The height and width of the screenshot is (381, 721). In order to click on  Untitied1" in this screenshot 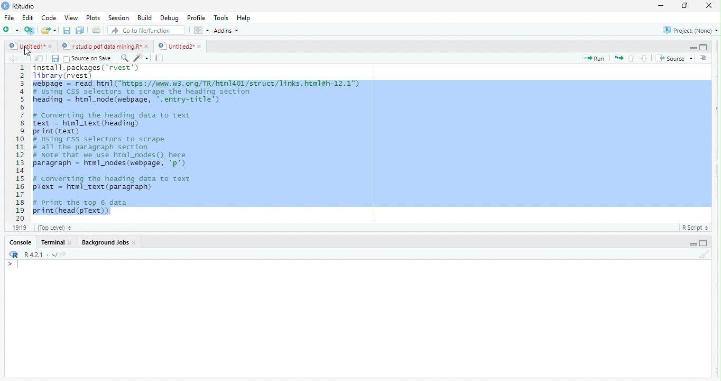, I will do `click(25, 46)`.